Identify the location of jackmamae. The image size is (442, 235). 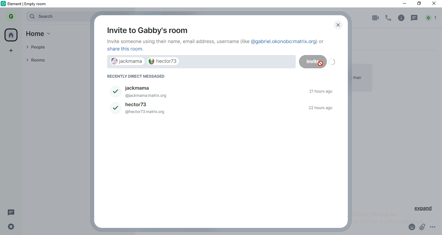
(124, 62).